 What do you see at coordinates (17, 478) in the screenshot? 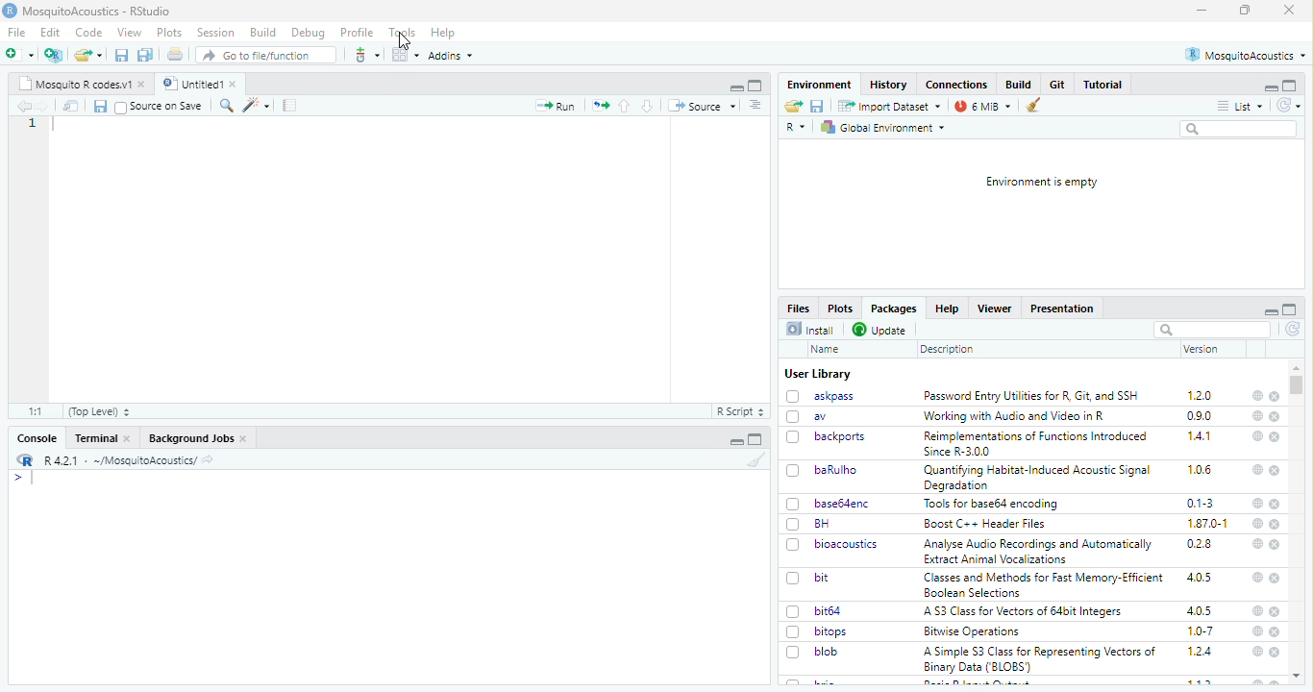
I see `>` at bounding box center [17, 478].